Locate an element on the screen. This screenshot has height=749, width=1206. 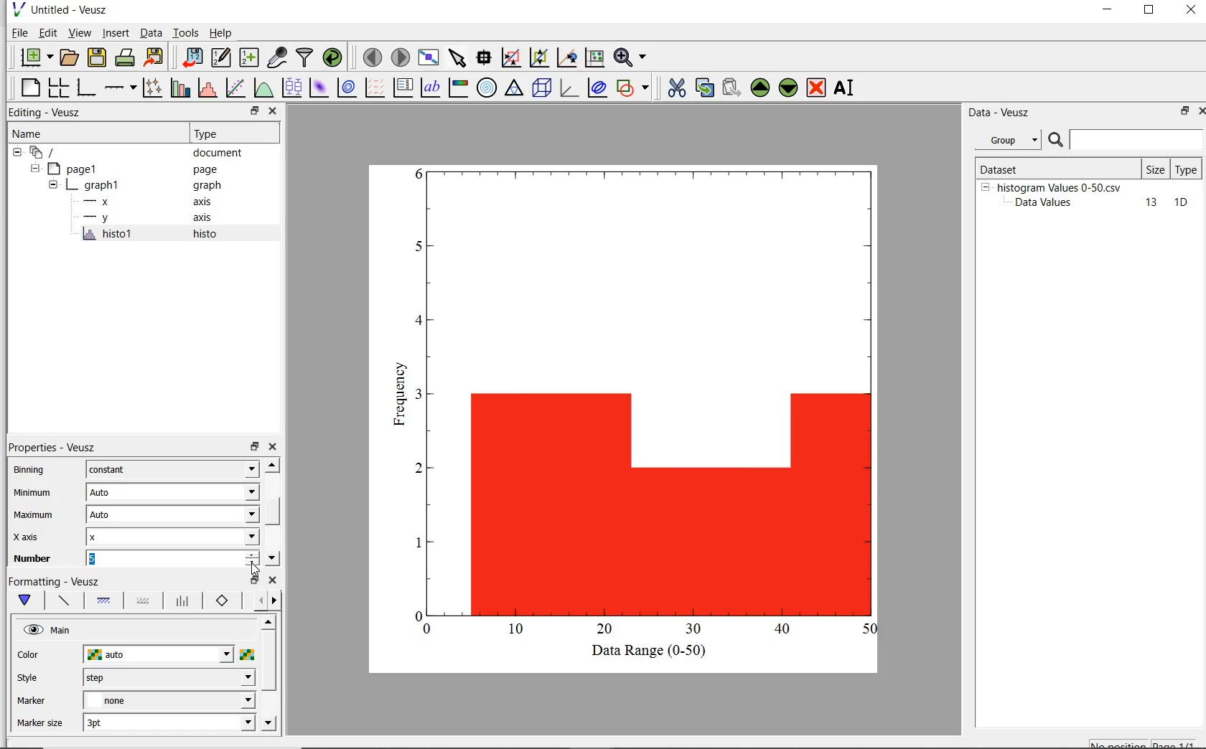
plot line is located at coordinates (63, 602).